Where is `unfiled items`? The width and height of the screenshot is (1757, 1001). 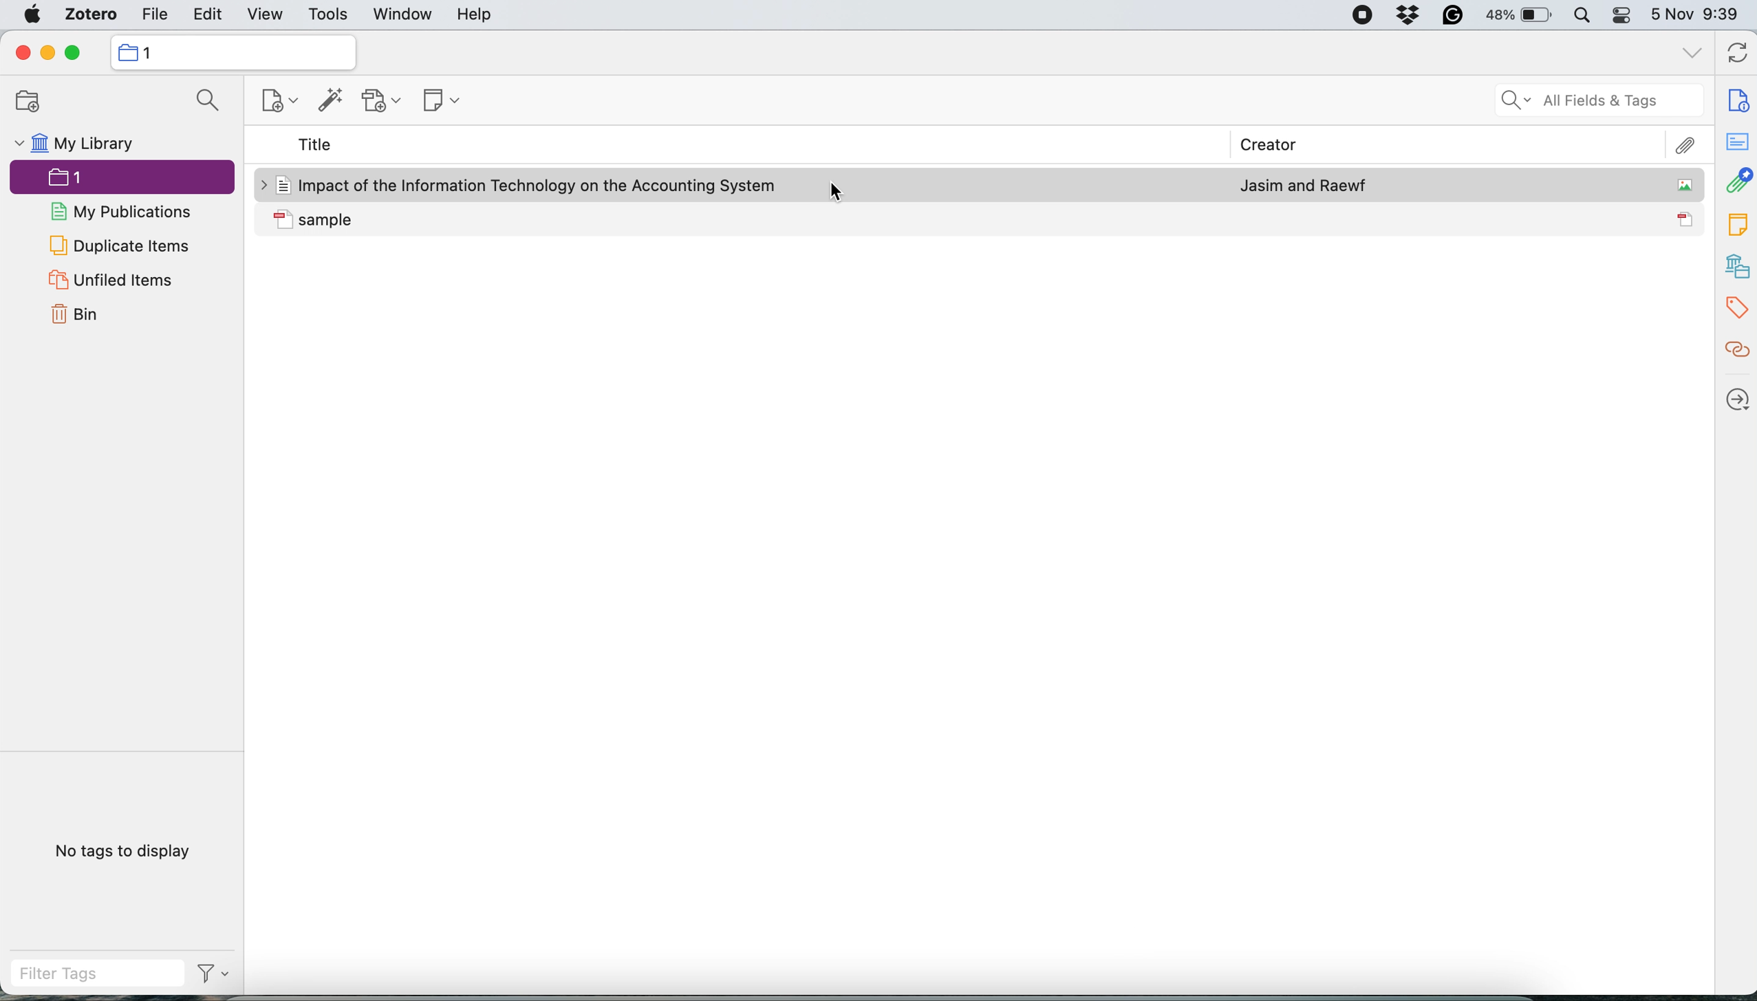
unfiled items is located at coordinates (120, 281).